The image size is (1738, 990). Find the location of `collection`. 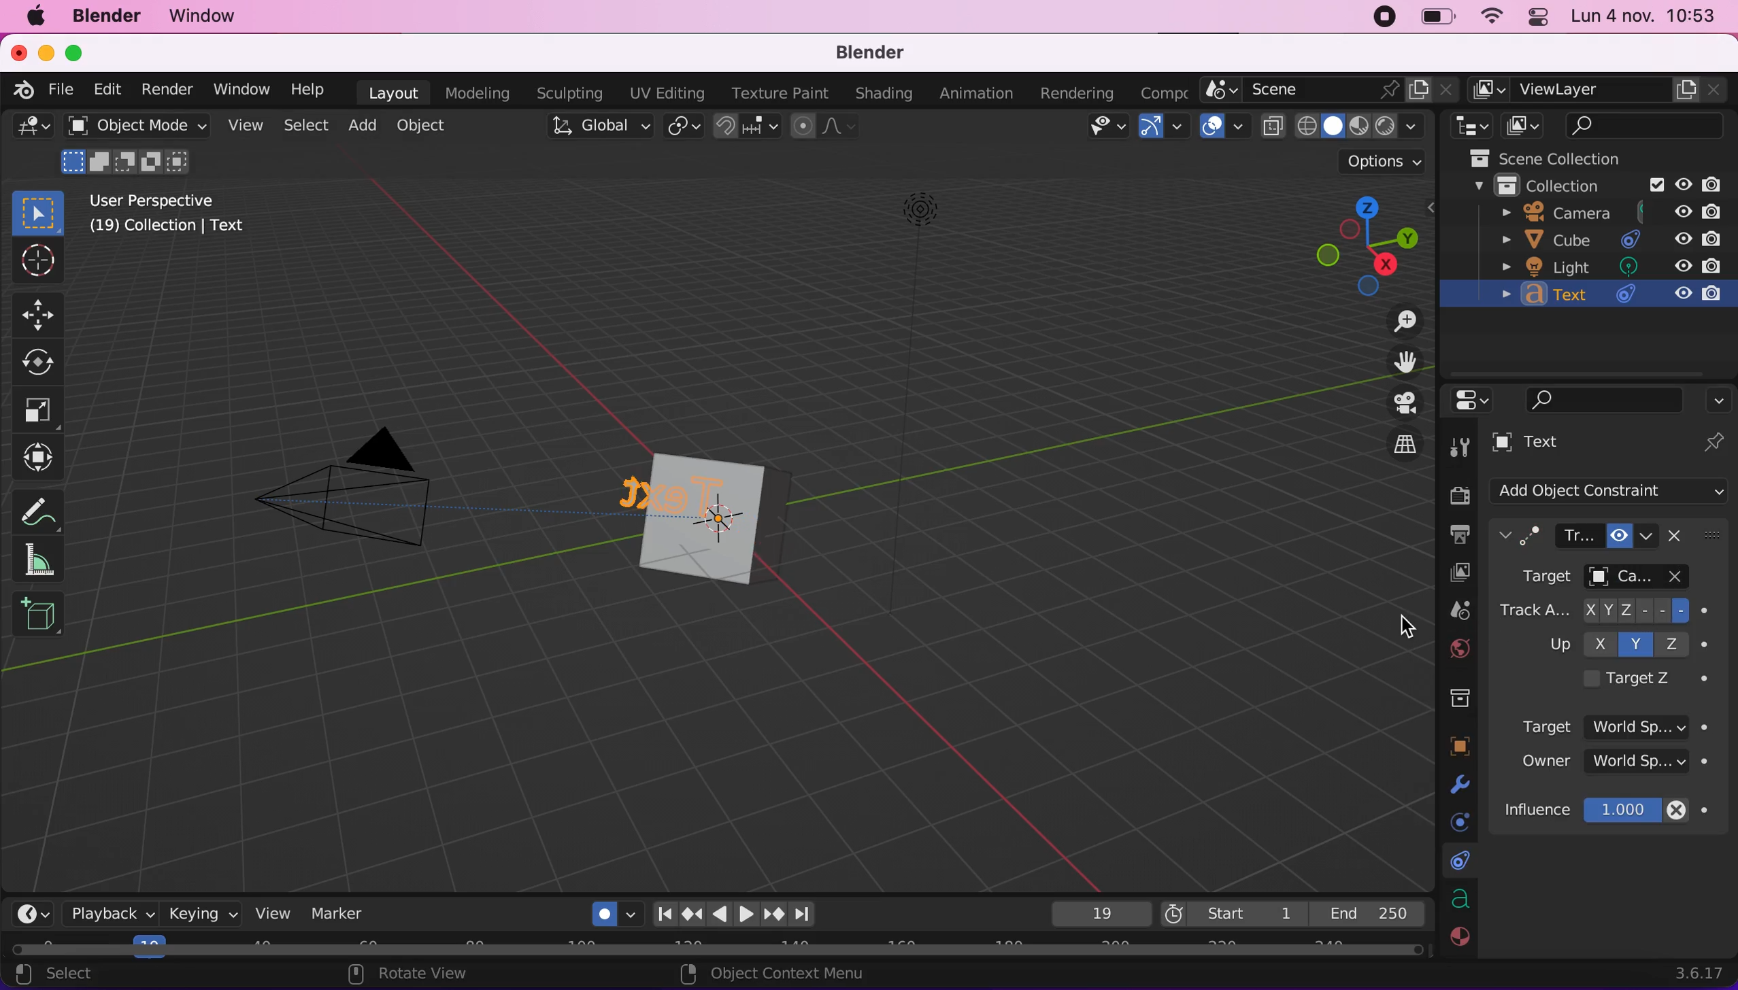

collection is located at coordinates (1587, 187).